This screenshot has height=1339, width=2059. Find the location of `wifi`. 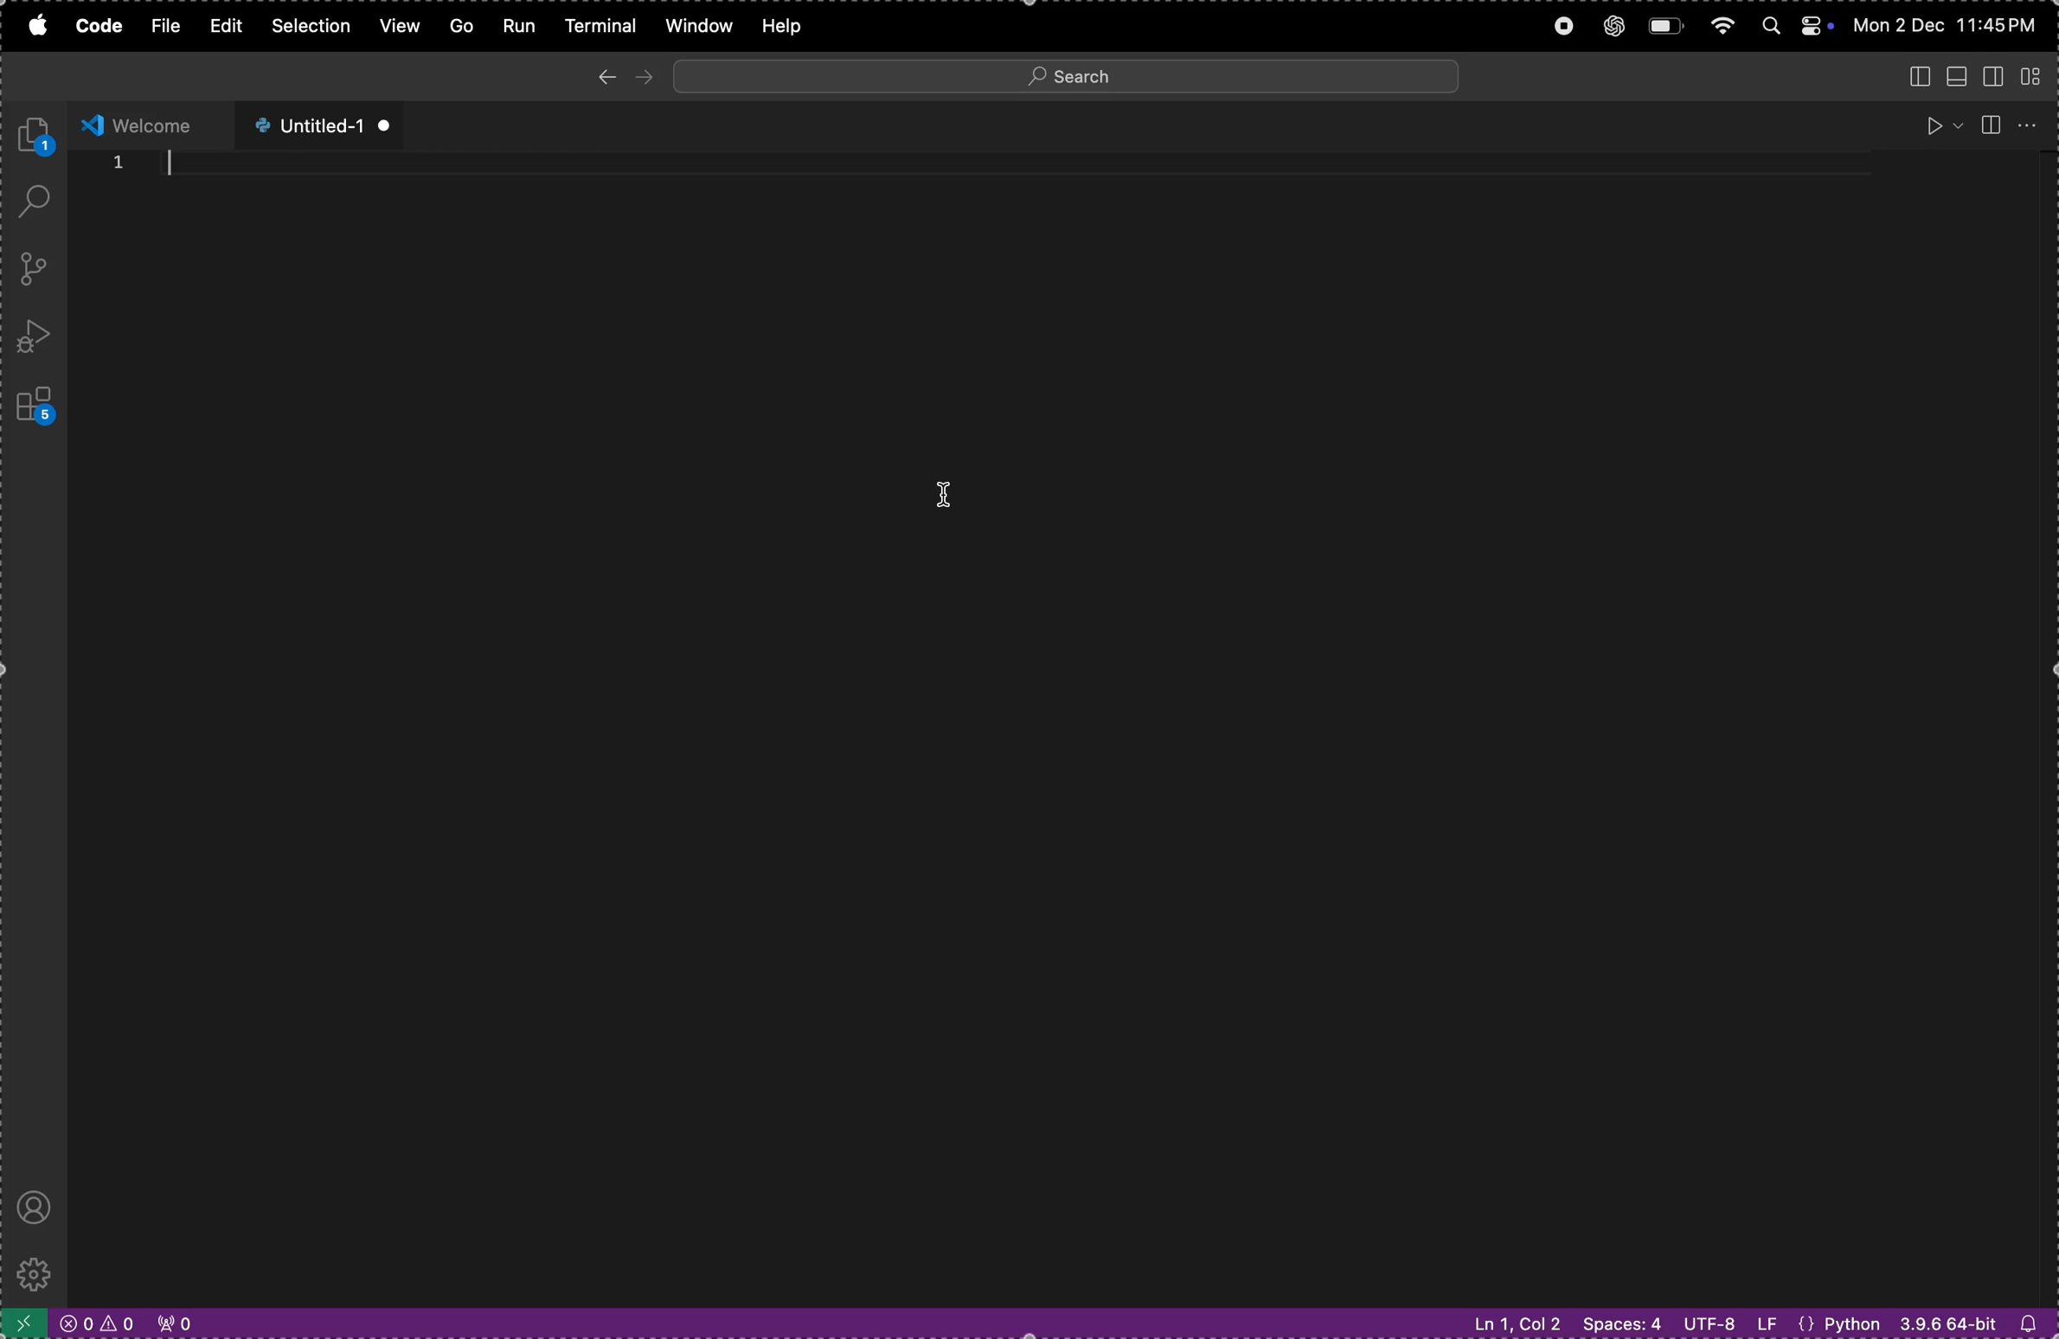

wifi is located at coordinates (1720, 27).